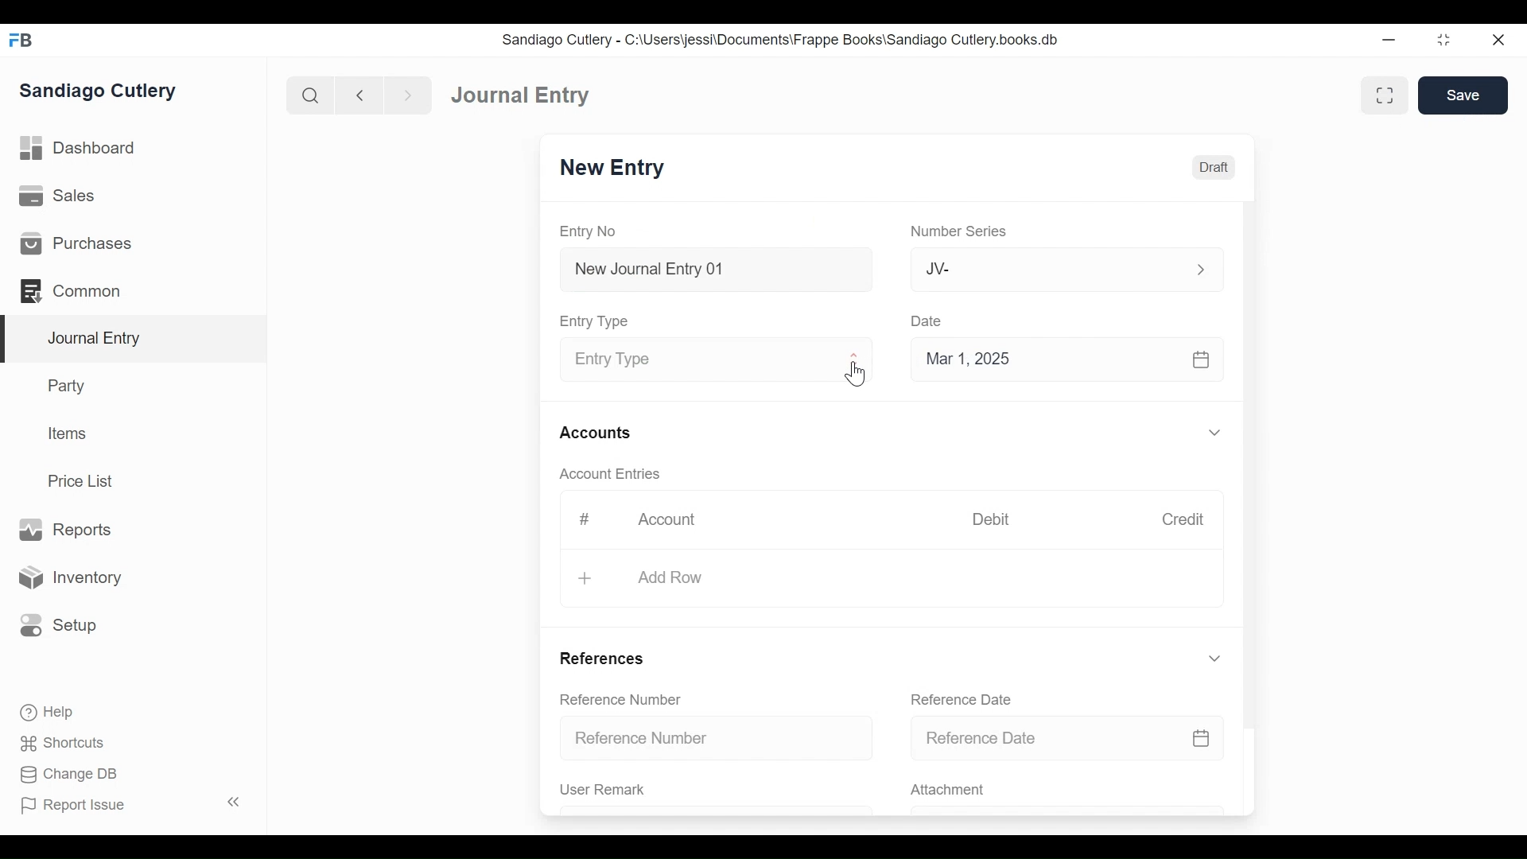 The height and width of the screenshot is (859, 1527). What do you see at coordinates (956, 231) in the screenshot?
I see `Number Series` at bounding box center [956, 231].